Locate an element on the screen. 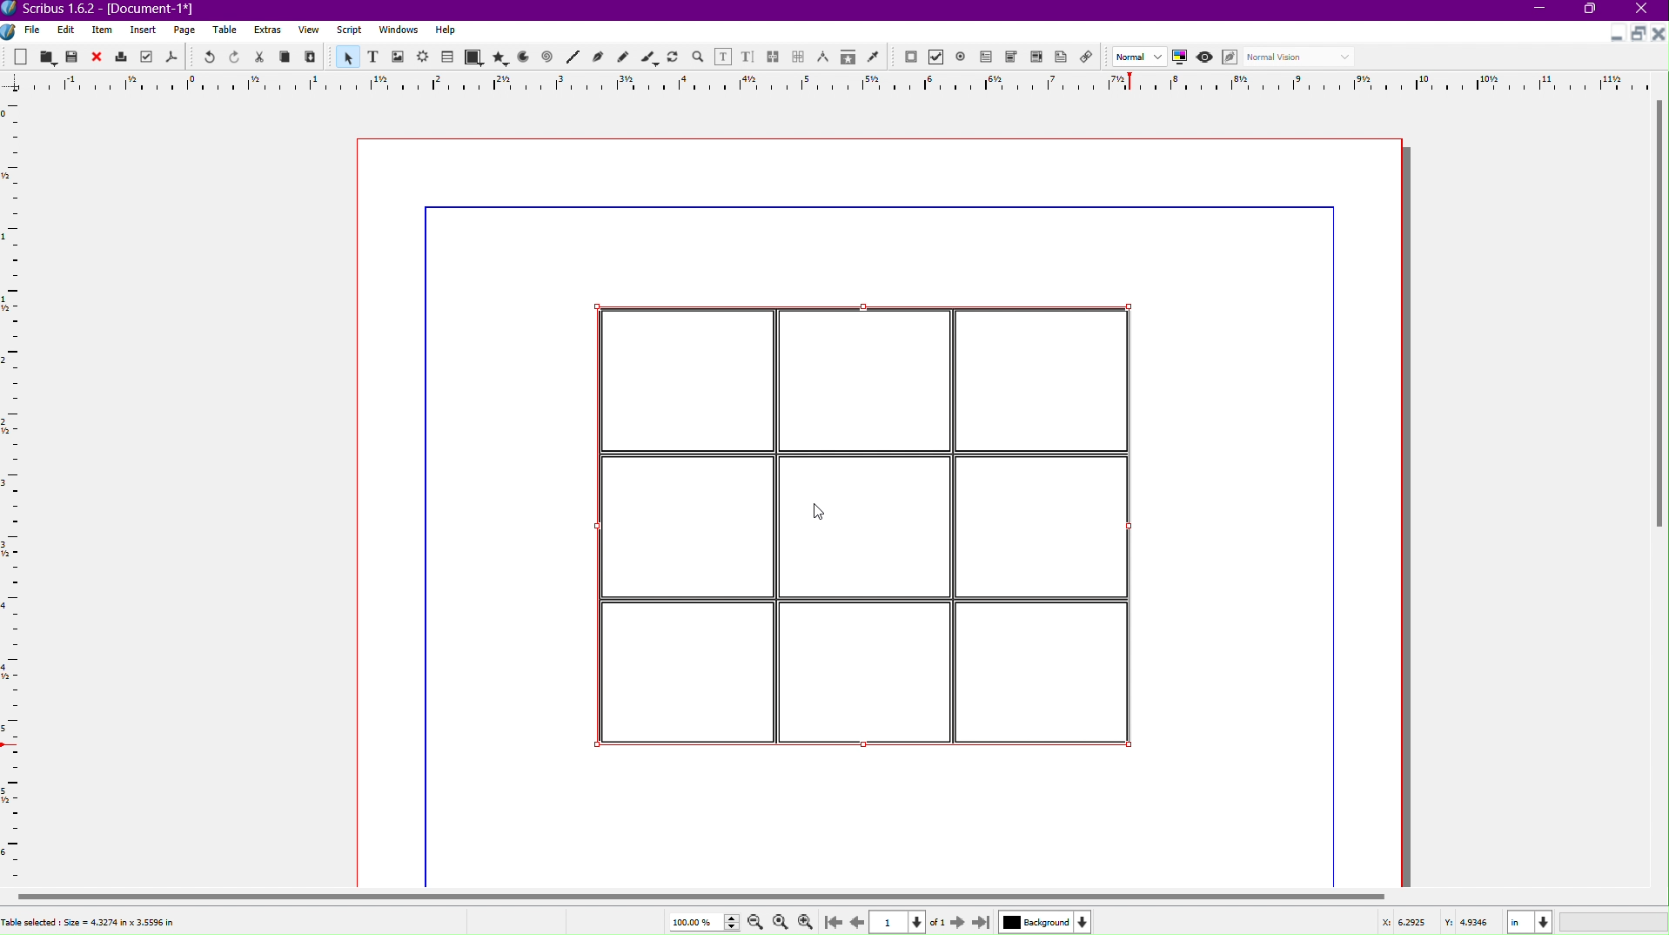  Table Inserted is located at coordinates (869, 529).